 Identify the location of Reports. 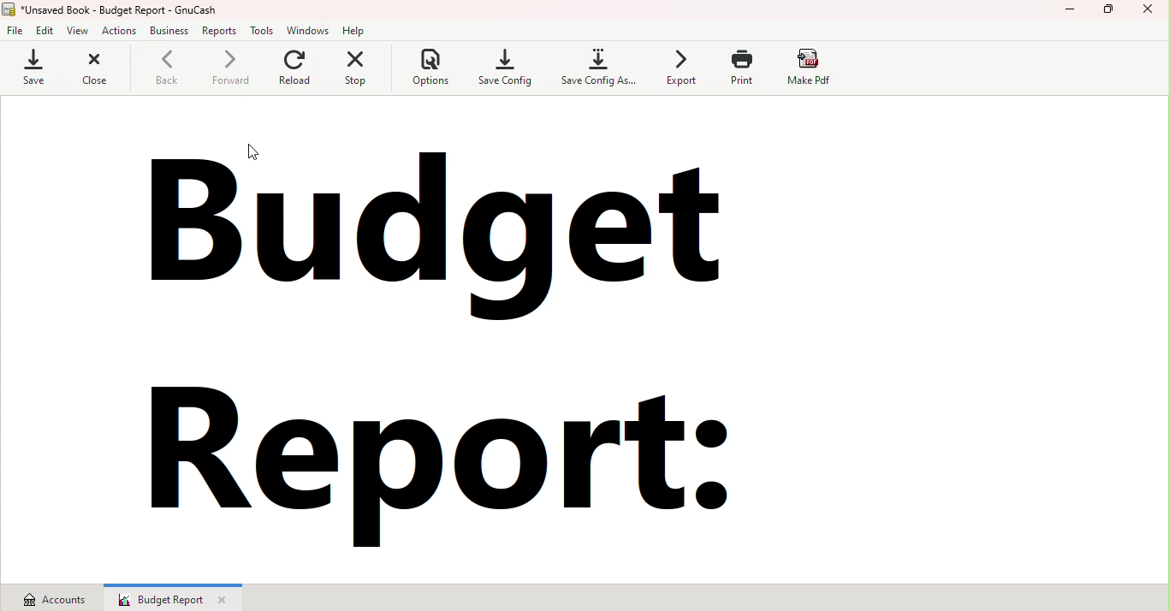
(219, 30).